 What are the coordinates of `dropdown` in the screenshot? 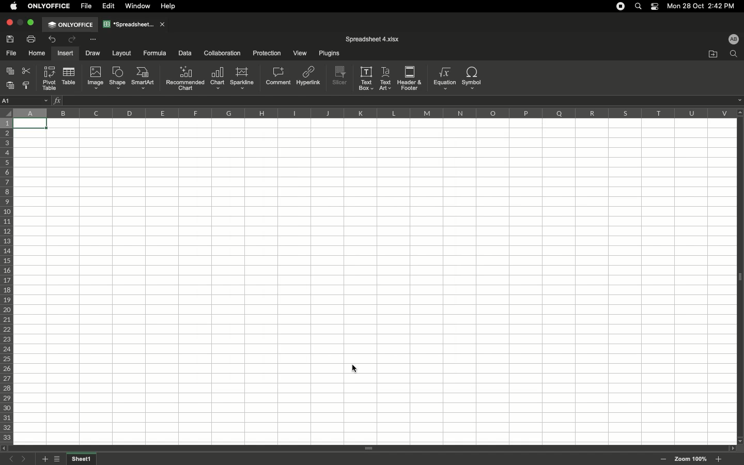 It's located at (739, 100).